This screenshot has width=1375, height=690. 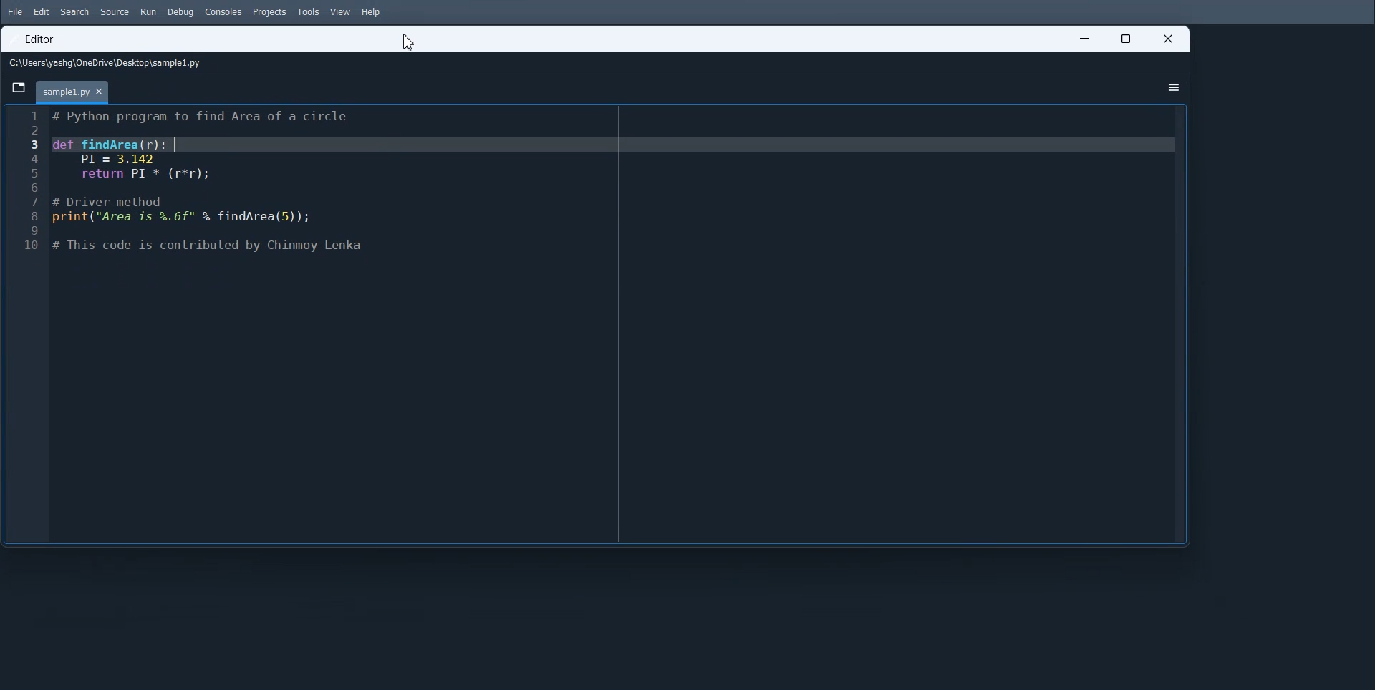 What do you see at coordinates (340, 11) in the screenshot?
I see `View` at bounding box center [340, 11].